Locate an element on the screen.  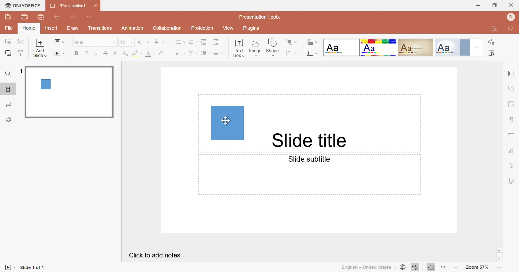
Increase Indent is located at coordinates (215, 42).